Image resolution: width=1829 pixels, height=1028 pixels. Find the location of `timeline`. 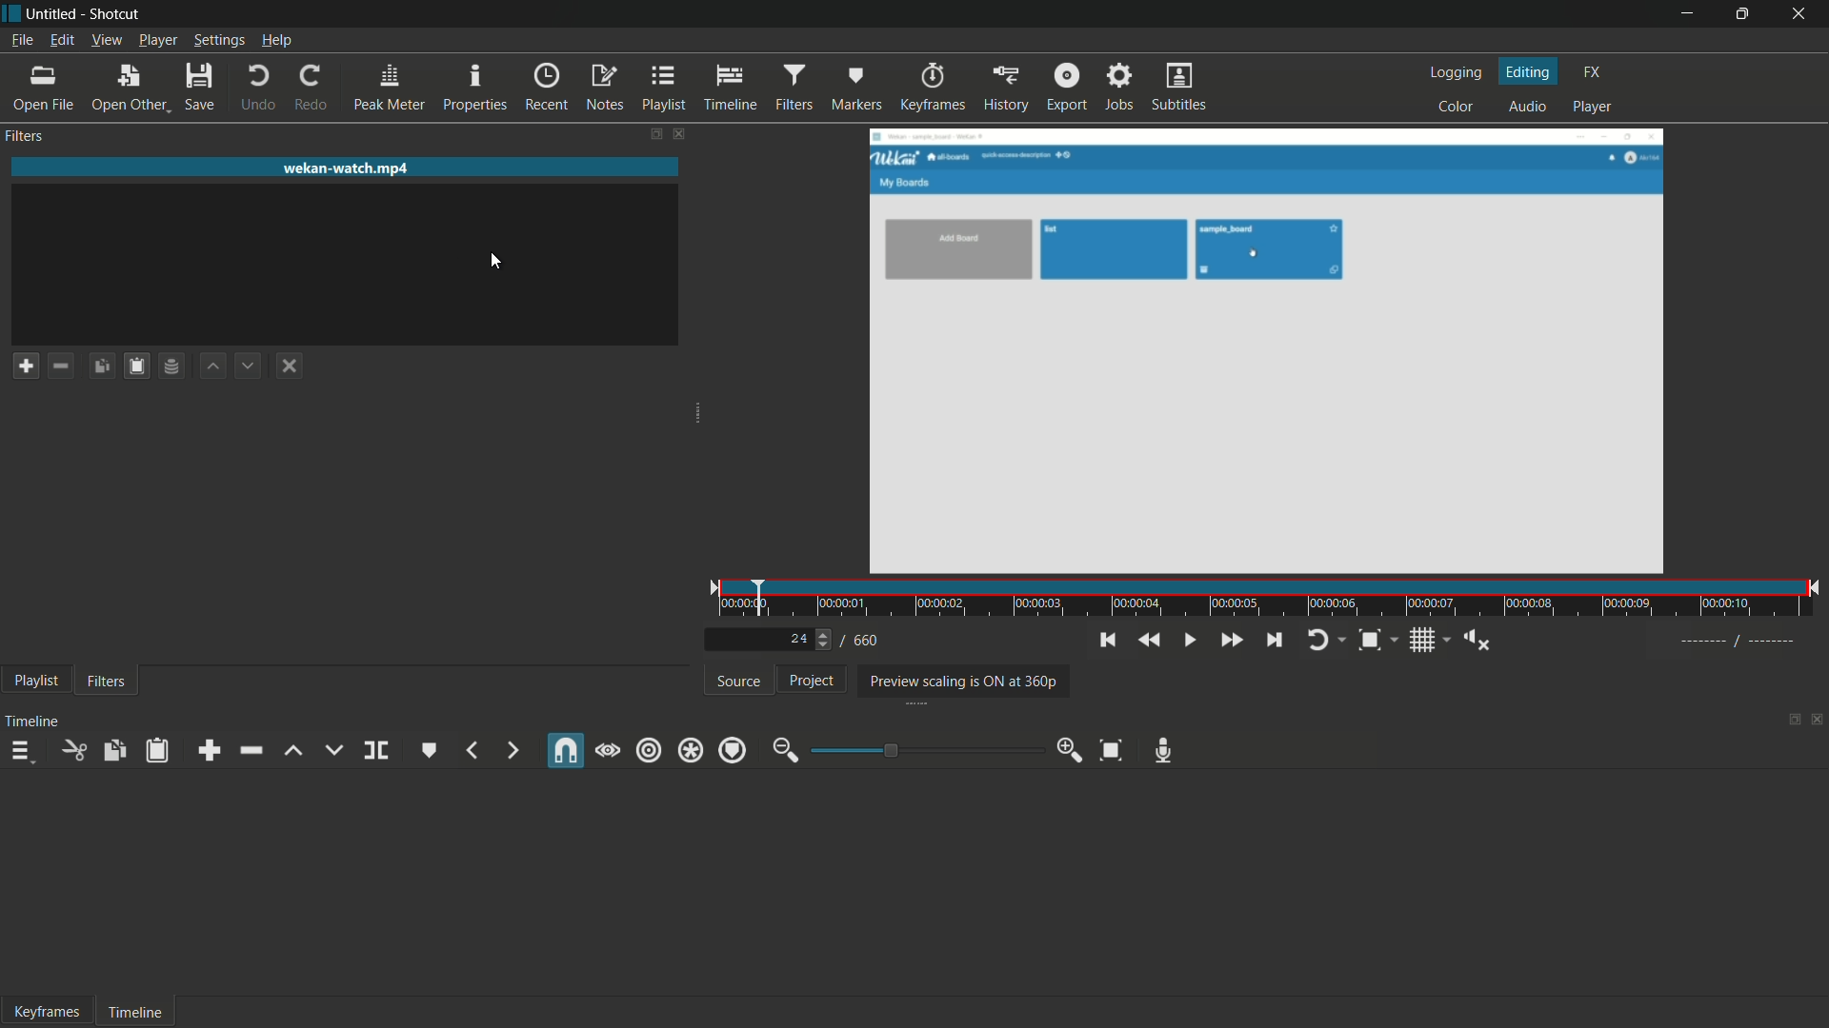

timeline is located at coordinates (33, 722).